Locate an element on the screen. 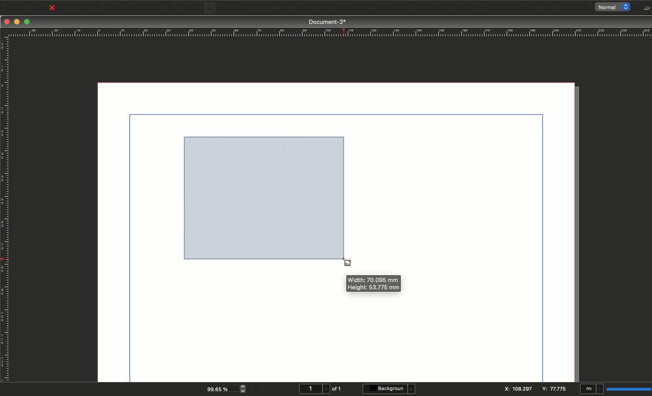  Ruler is located at coordinates (6, 210).